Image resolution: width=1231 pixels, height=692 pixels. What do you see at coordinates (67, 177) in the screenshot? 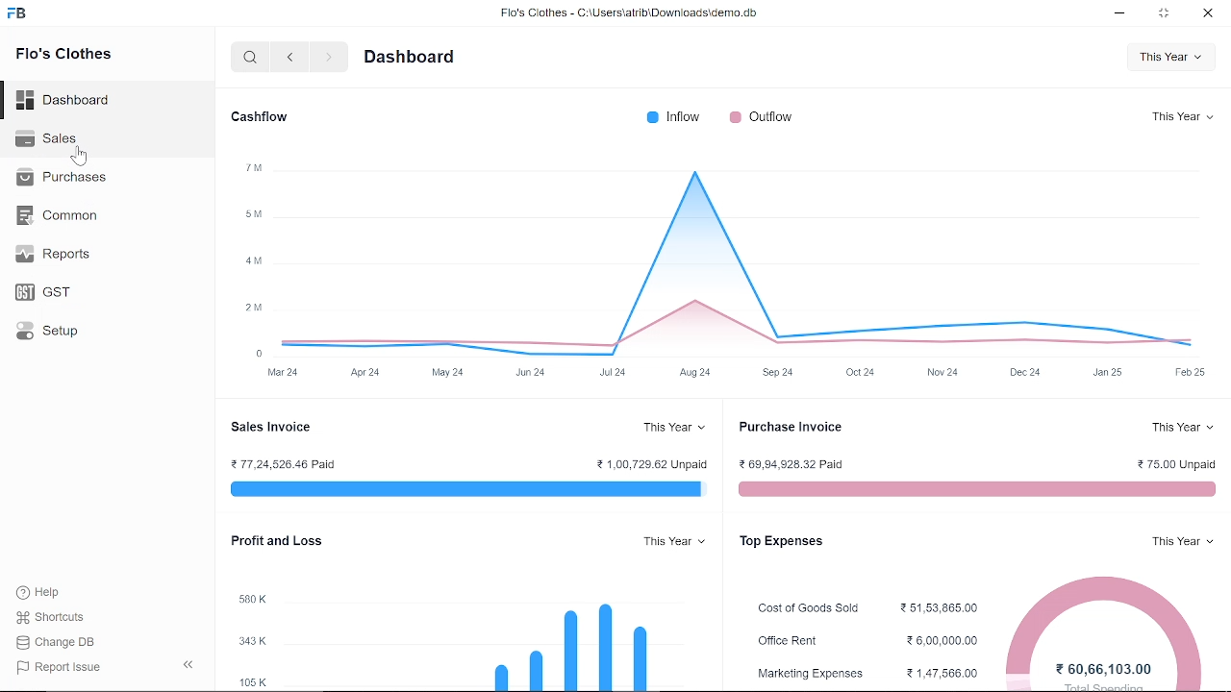
I see `Purchases` at bounding box center [67, 177].